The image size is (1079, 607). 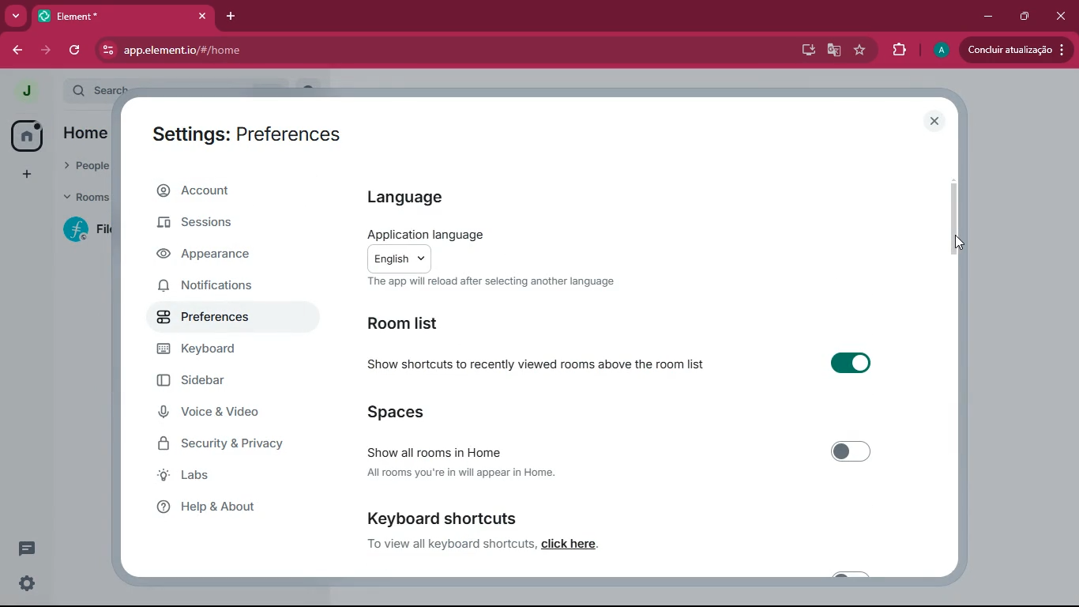 What do you see at coordinates (212, 381) in the screenshot?
I see `sidebar` at bounding box center [212, 381].